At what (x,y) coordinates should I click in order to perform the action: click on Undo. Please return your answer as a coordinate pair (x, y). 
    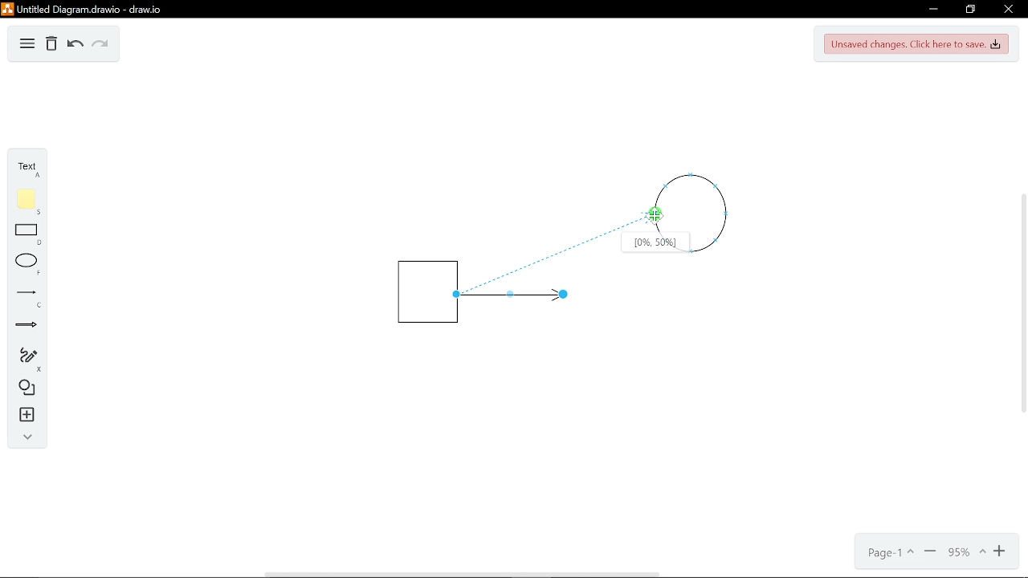
    Looking at the image, I should click on (75, 44).